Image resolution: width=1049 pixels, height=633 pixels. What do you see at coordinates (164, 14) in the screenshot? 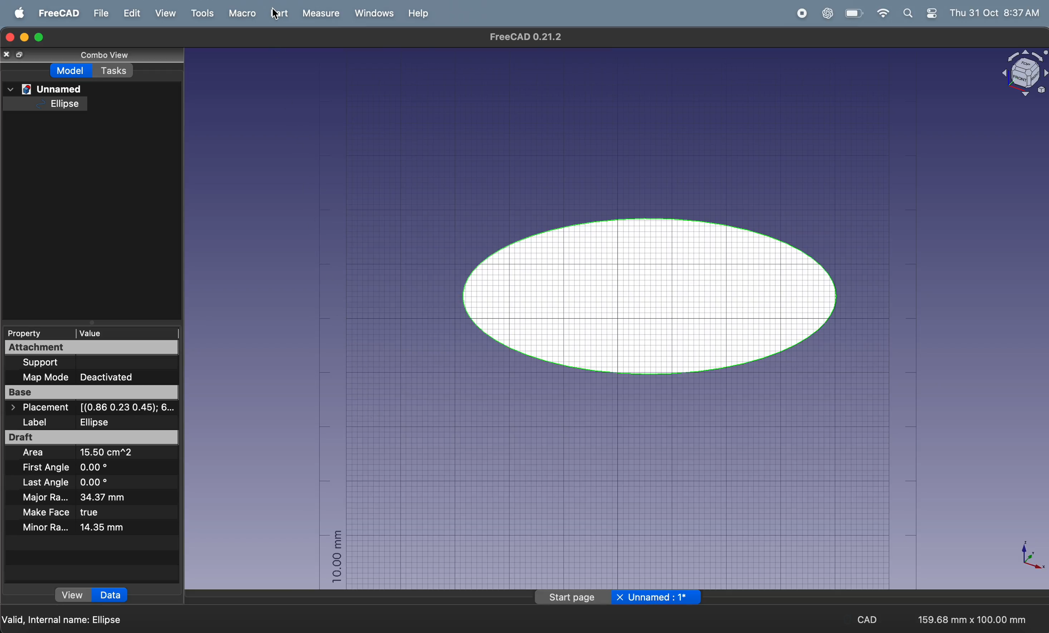
I see `view` at bounding box center [164, 14].